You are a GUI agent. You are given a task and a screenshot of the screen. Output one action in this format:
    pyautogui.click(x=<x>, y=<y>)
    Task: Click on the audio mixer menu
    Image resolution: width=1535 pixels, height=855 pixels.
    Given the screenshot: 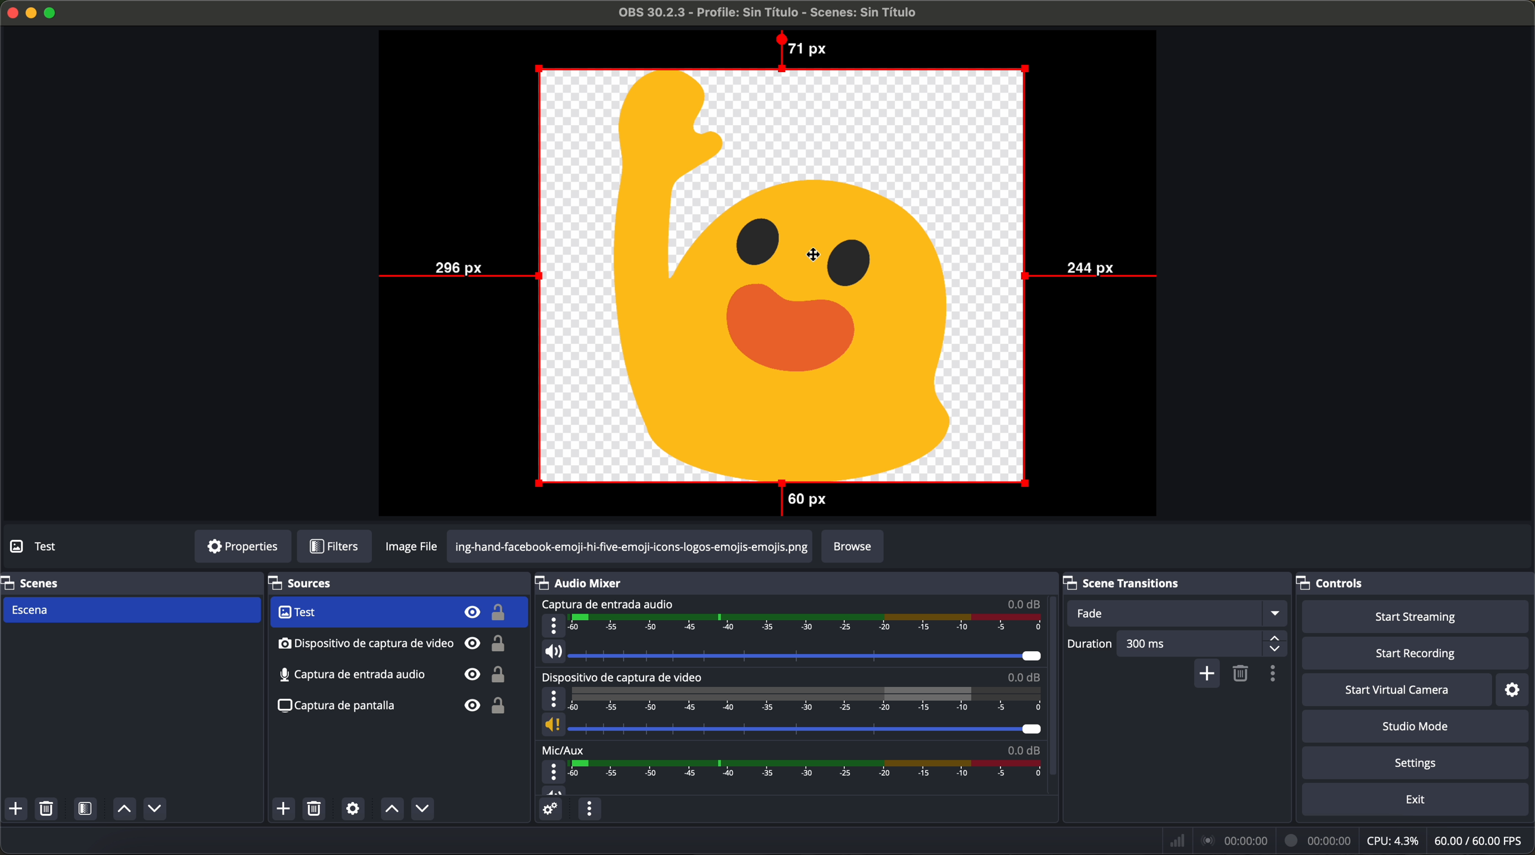 What is the action you would take?
    pyautogui.click(x=589, y=809)
    